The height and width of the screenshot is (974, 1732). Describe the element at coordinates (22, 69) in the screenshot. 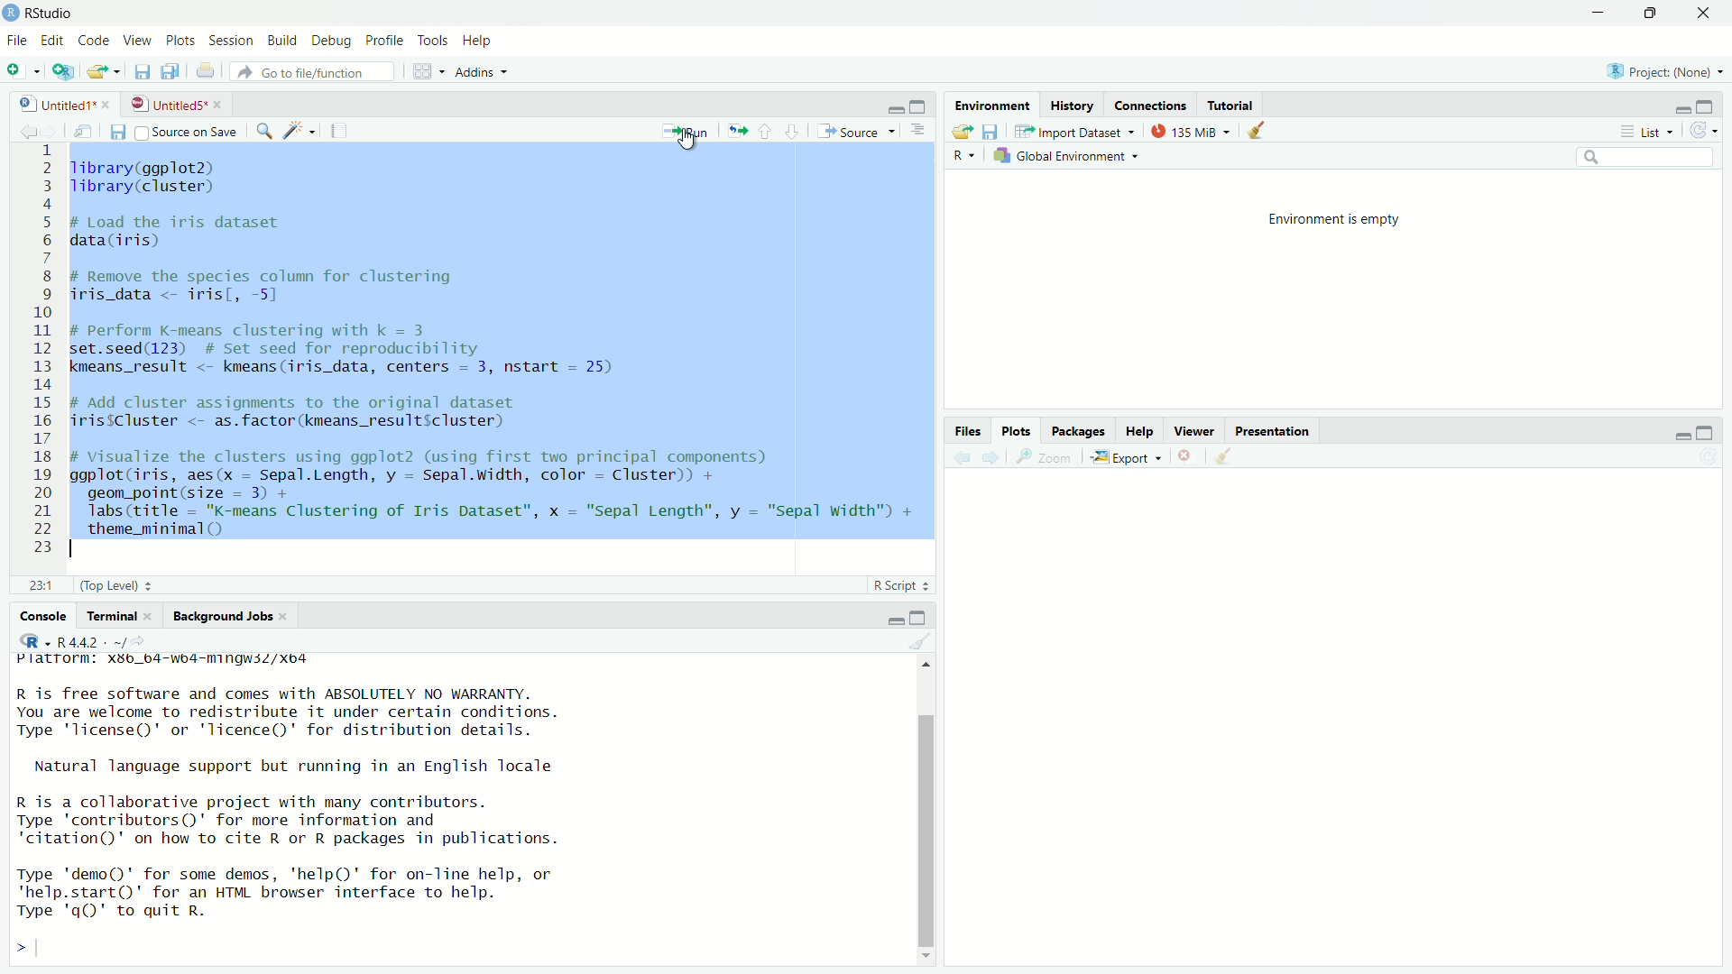

I see `new file` at that location.